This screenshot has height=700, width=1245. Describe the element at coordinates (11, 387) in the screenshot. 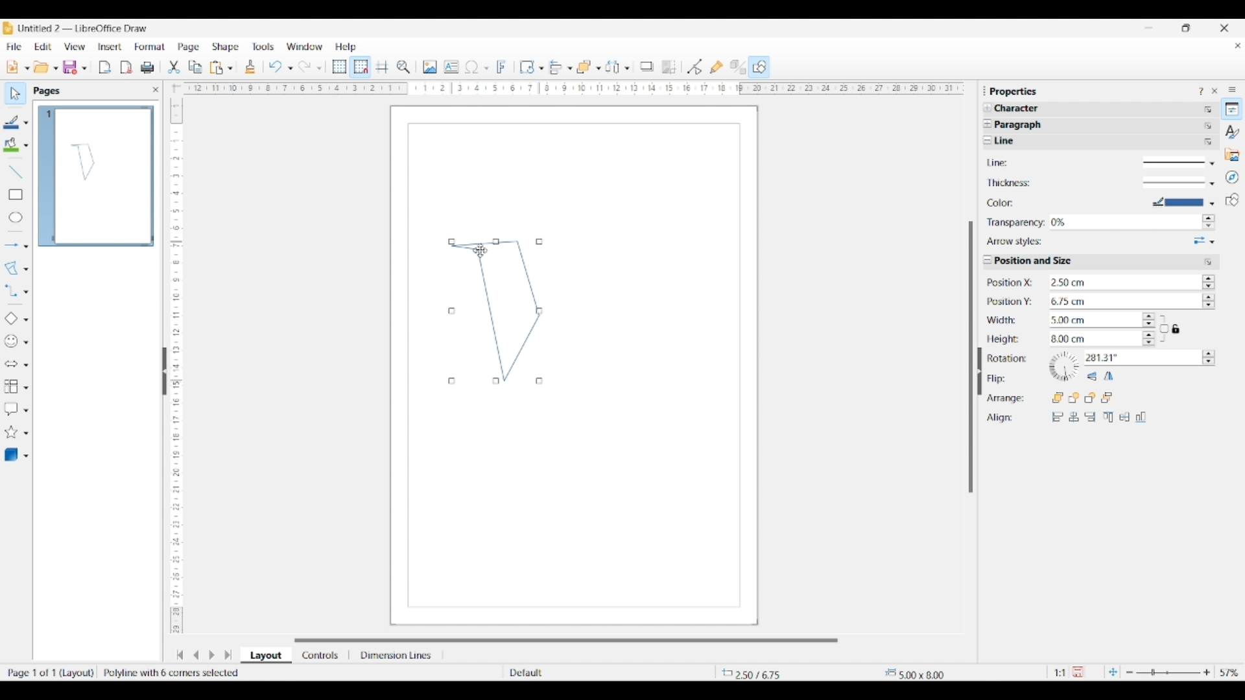

I see `Selected flowchart` at that location.